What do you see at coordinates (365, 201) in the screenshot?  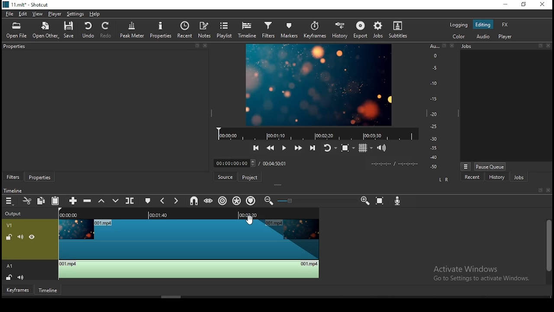 I see `zoom timeline` at bounding box center [365, 201].